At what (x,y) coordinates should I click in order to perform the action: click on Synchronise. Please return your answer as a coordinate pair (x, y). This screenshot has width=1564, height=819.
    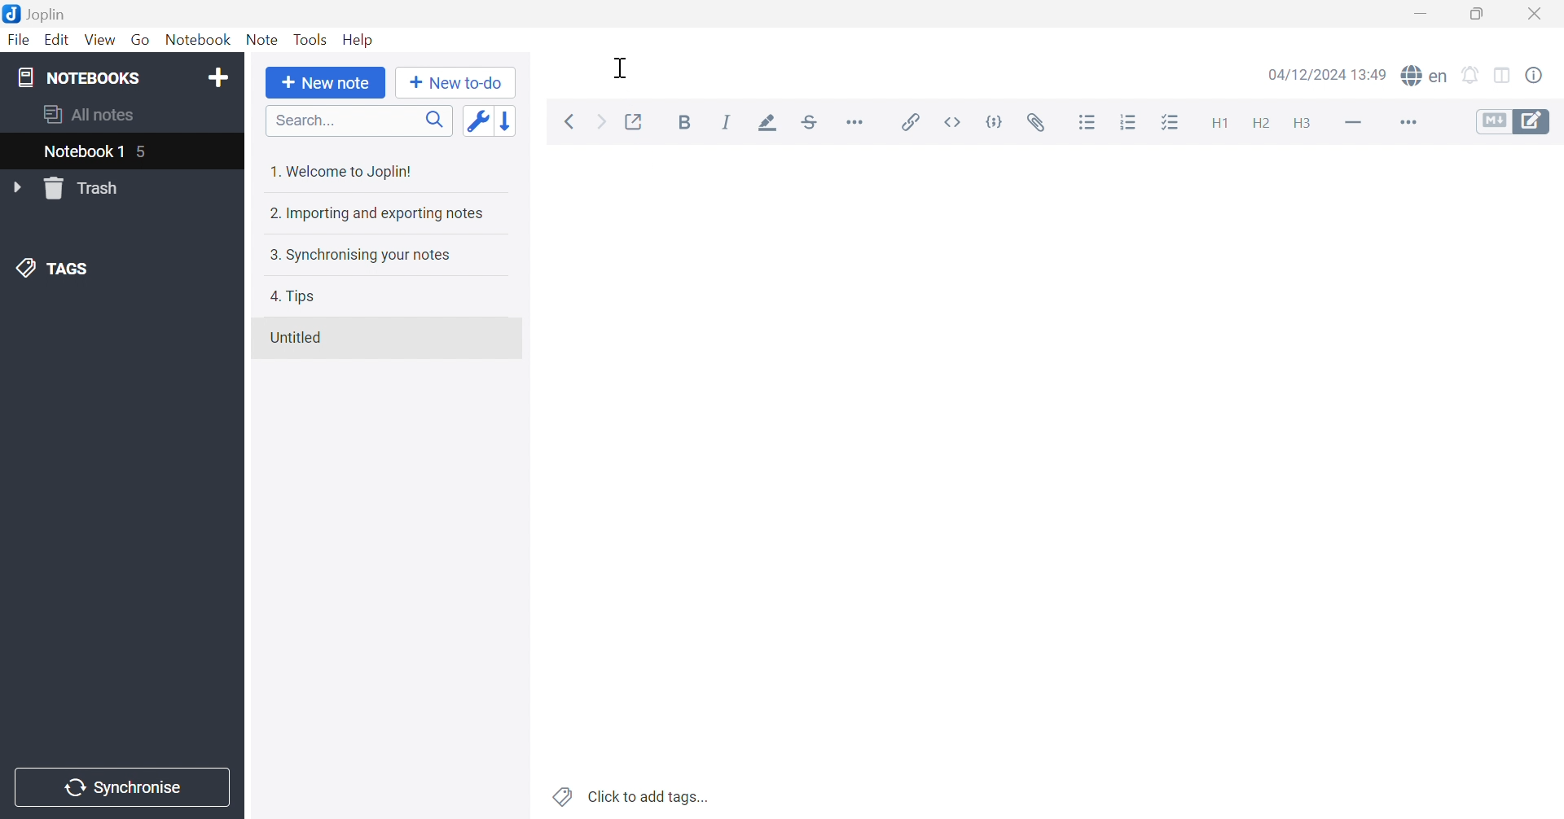
    Looking at the image, I should click on (125, 788).